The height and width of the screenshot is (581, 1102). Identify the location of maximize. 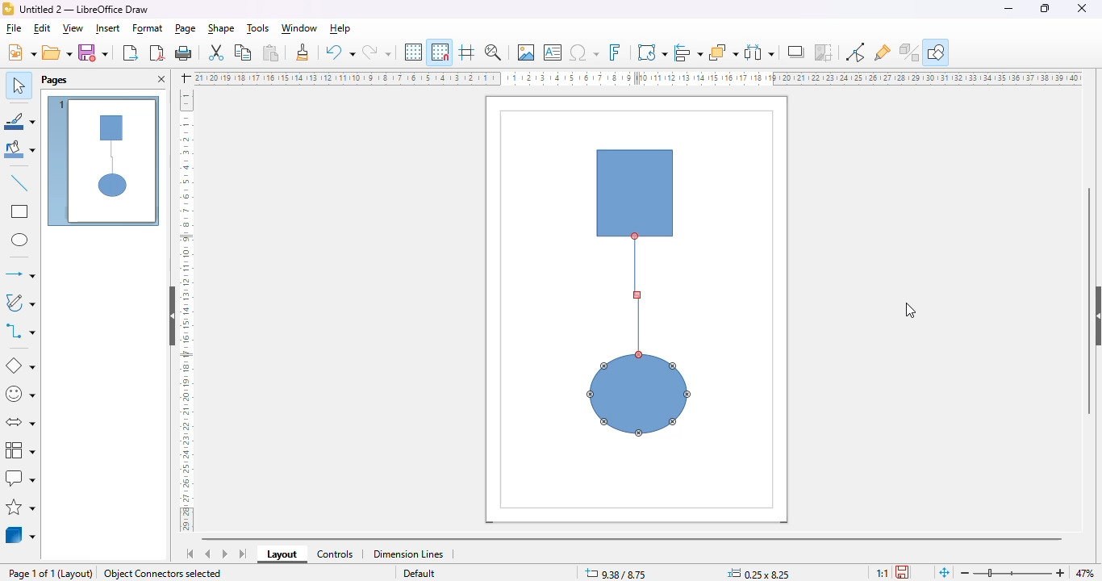
(1045, 8).